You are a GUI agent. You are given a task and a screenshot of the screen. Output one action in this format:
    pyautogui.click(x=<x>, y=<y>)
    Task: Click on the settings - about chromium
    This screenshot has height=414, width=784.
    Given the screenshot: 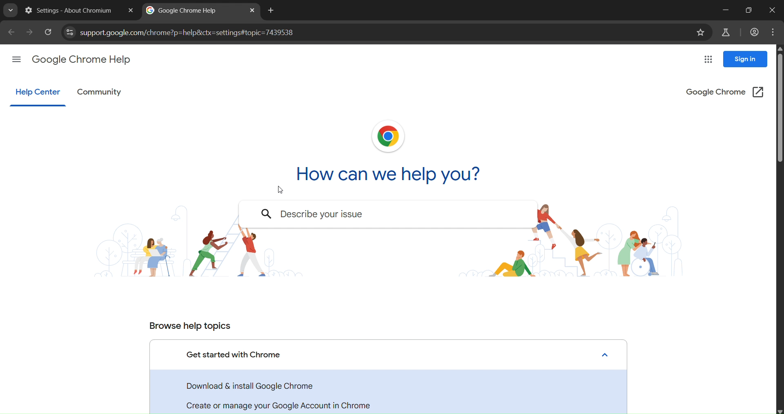 What is the action you would take?
    pyautogui.click(x=68, y=9)
    